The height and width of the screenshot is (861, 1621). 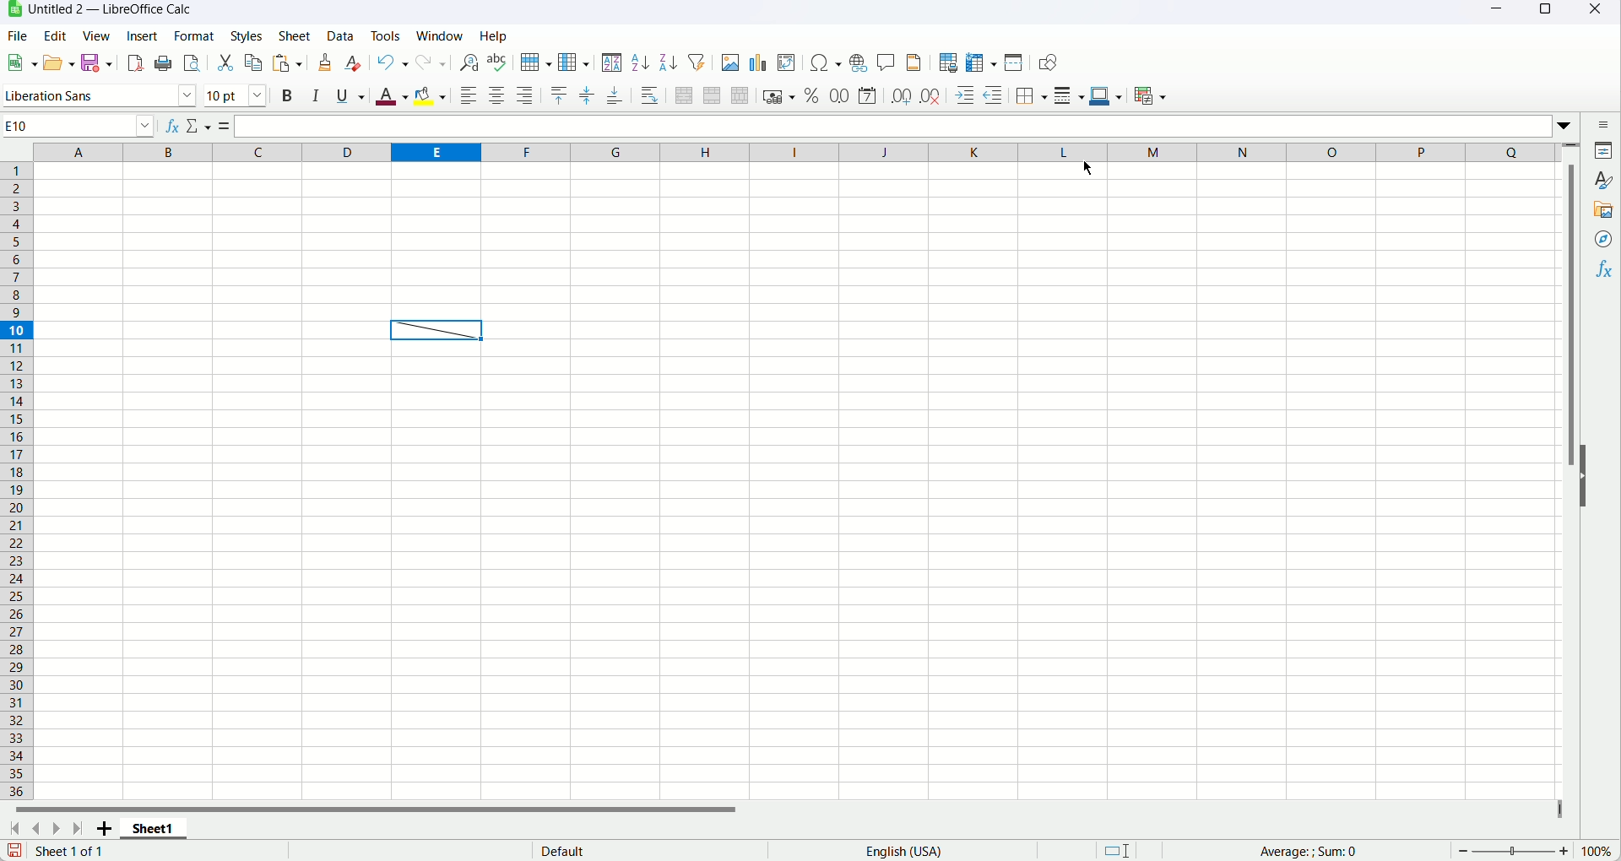 What do you see at coordinates (19, 35) in the screenshot?
I see `File` at bounding box center [19, 35].